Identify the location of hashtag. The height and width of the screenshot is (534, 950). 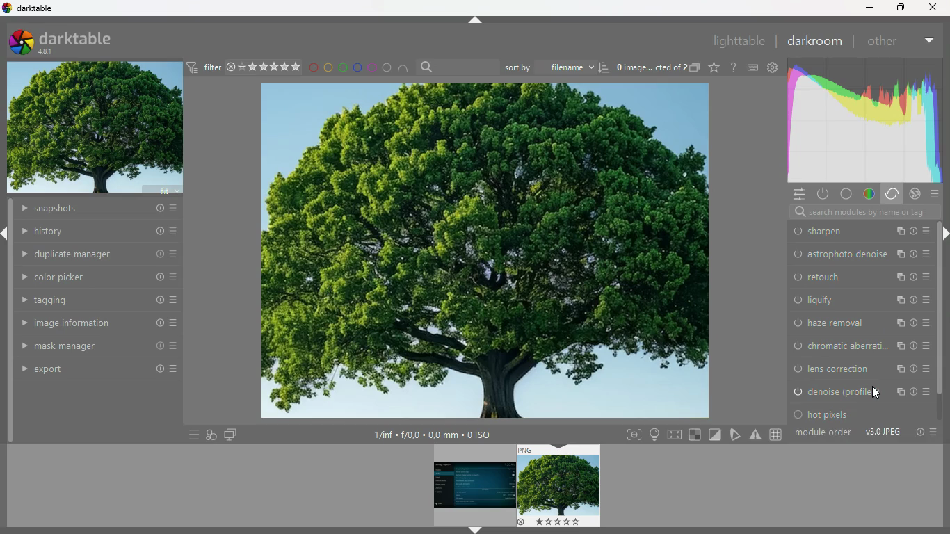
(776, 433).